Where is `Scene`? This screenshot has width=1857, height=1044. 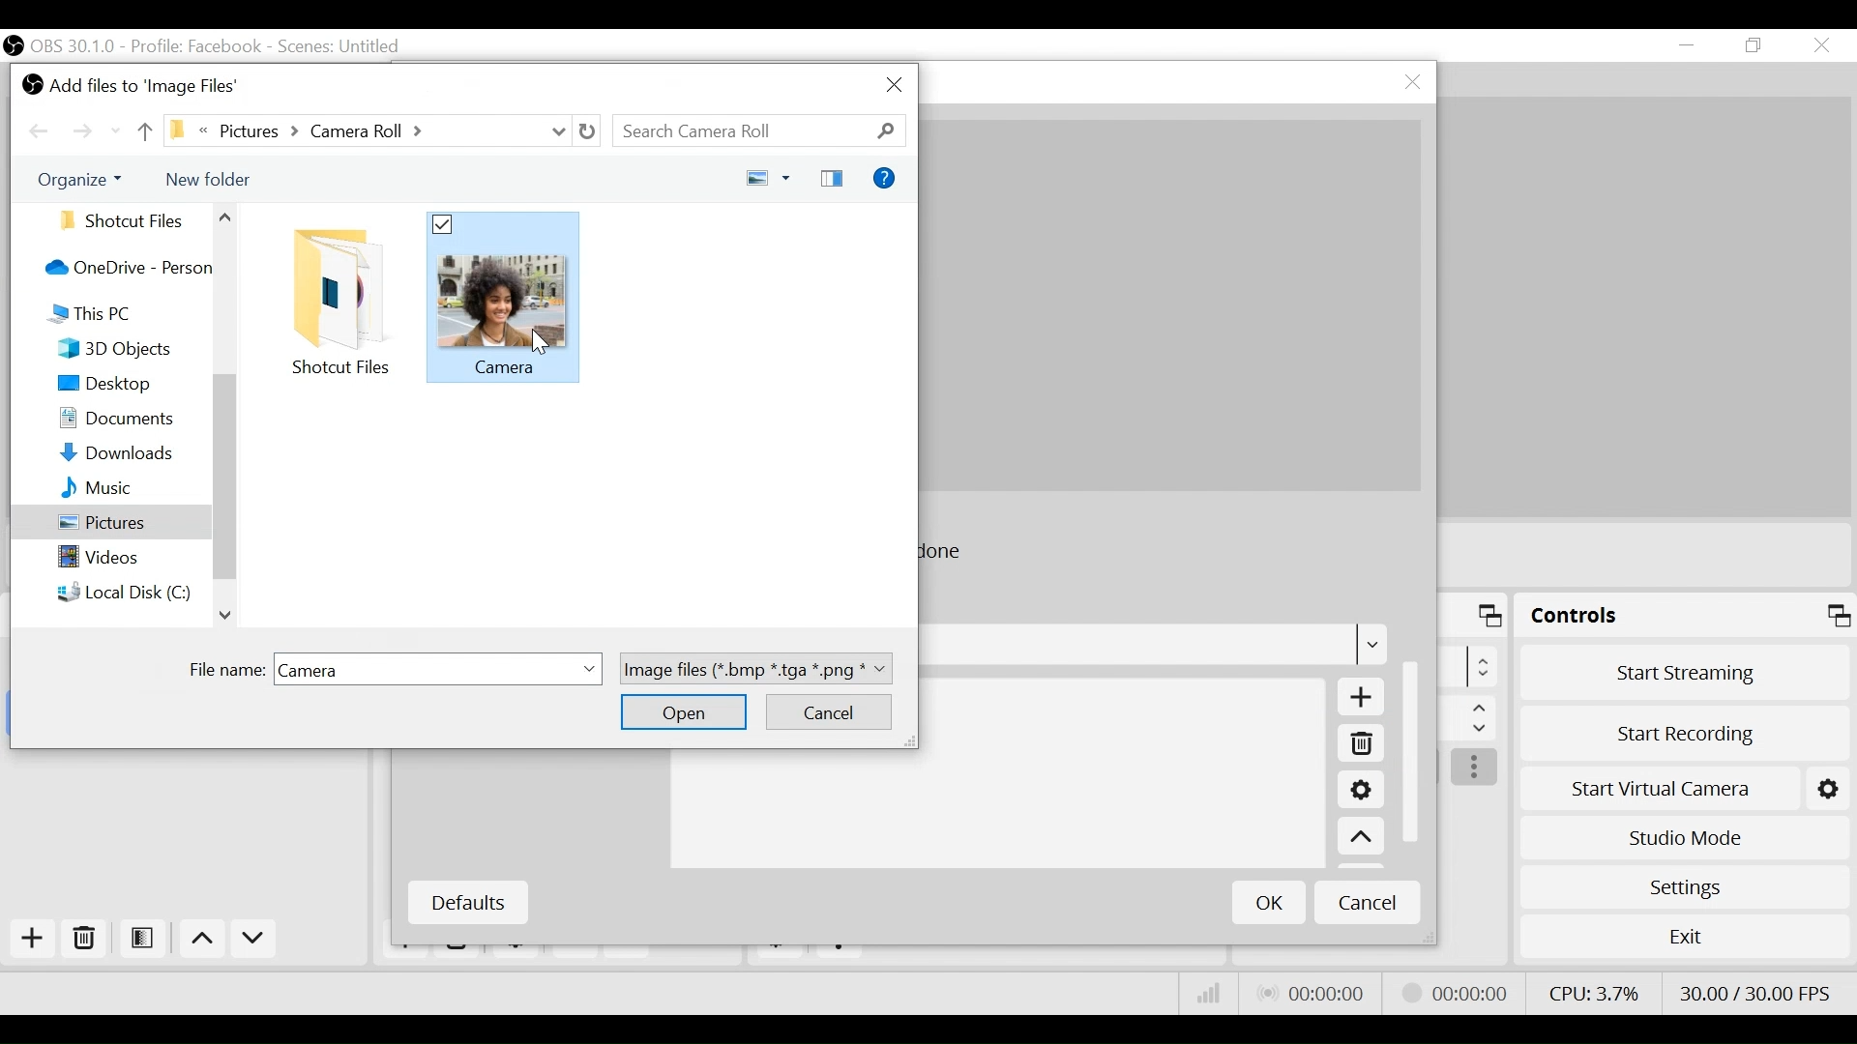 Scene is located at coordinates (341, 47).